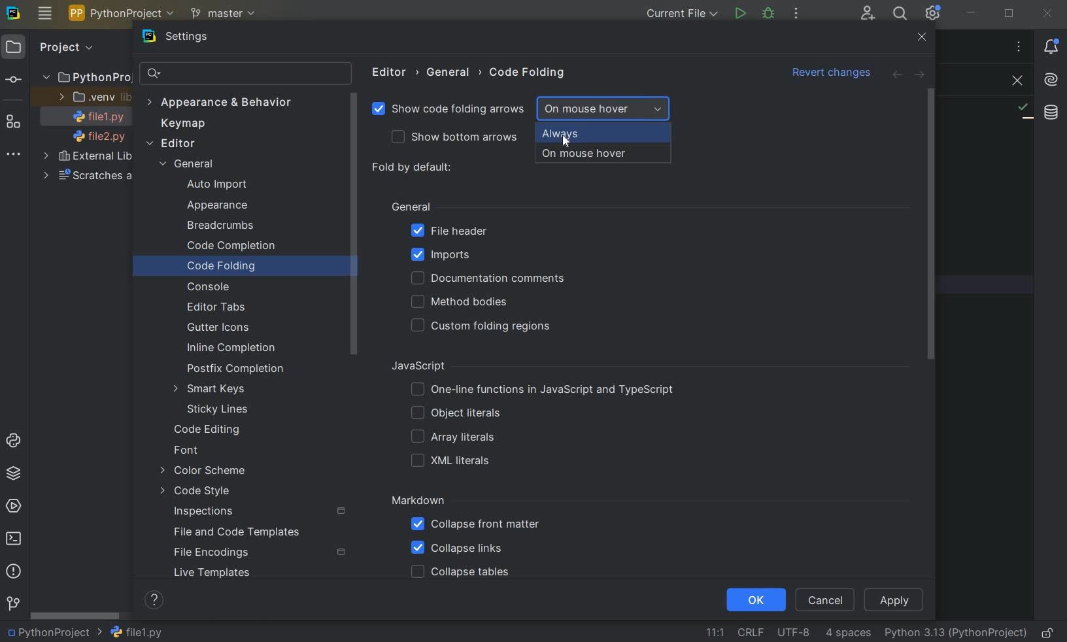 This screenshot has height=642, width=1067. I want to click on FILE NAME 2, so click(93, 137).